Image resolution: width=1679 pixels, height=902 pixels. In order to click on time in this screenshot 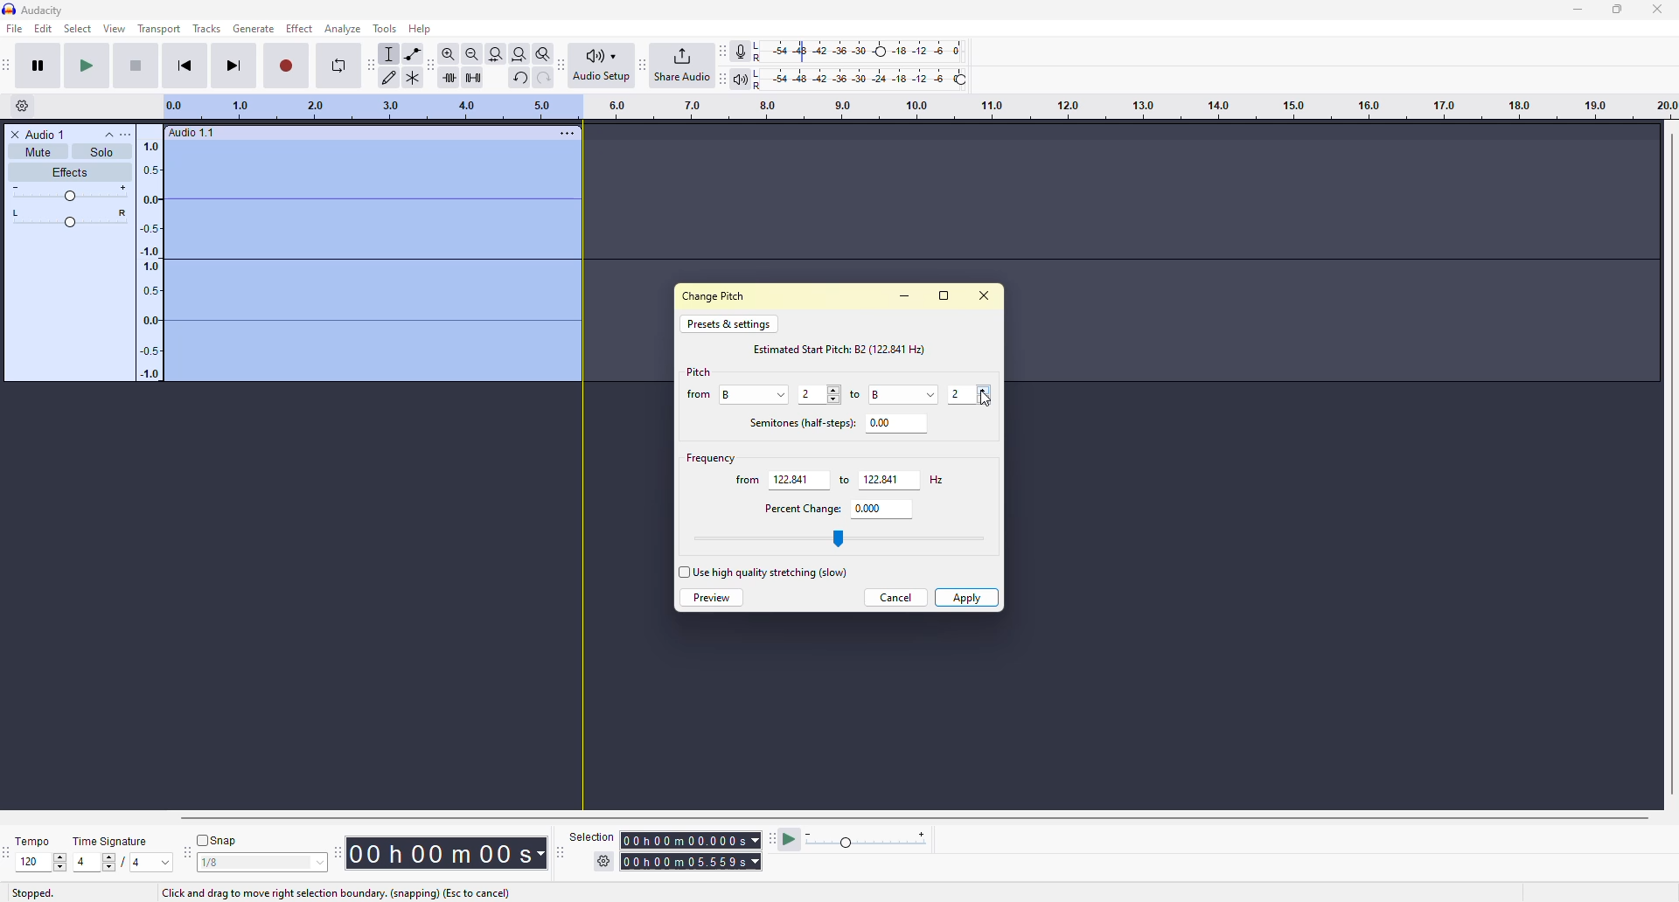, I will do `click(694, 860)`.